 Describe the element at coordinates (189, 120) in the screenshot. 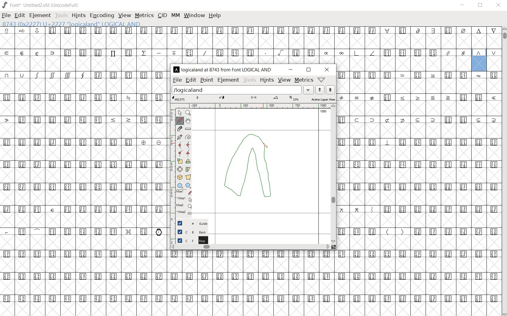

I see `scroll by hand` at that location.